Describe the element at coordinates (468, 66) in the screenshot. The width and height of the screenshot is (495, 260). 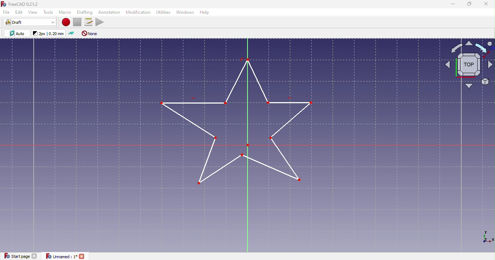
I see `Navigation cube` at that location.